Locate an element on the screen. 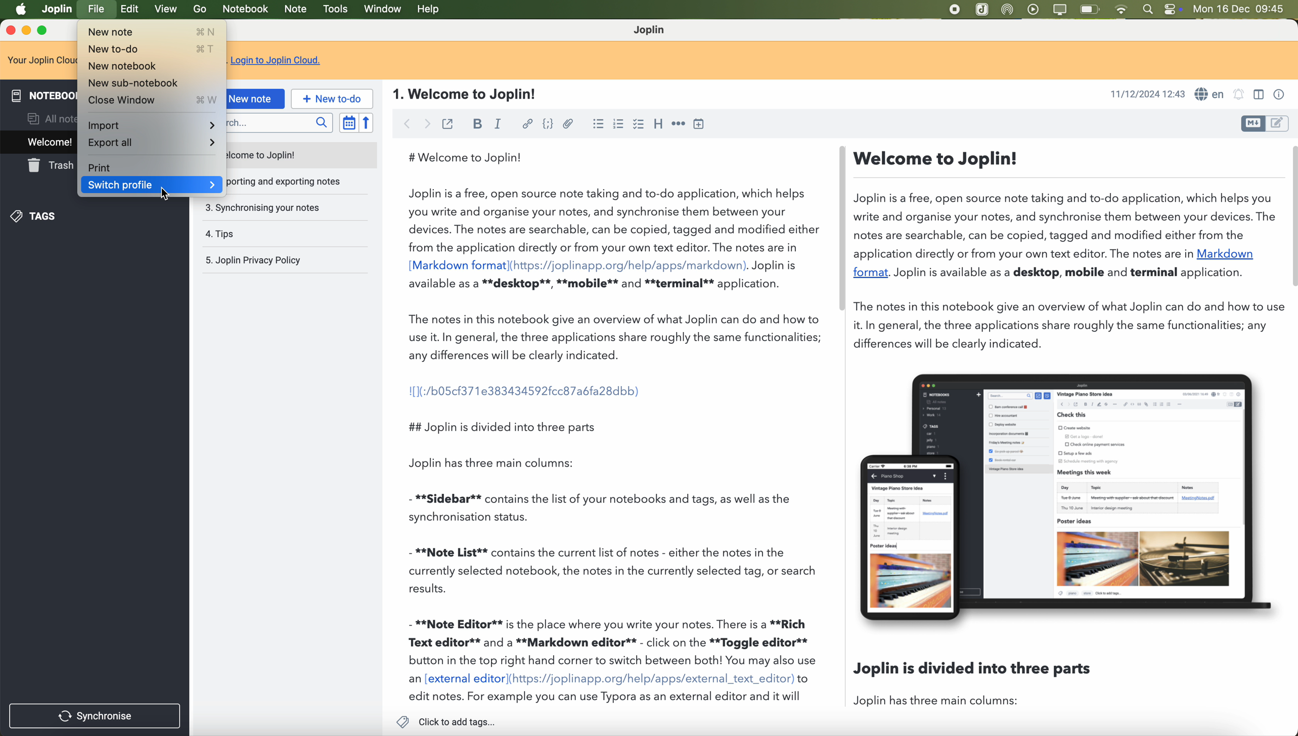 The image size is (1298, 736). set alarm is located at coordinates (1239, 97).